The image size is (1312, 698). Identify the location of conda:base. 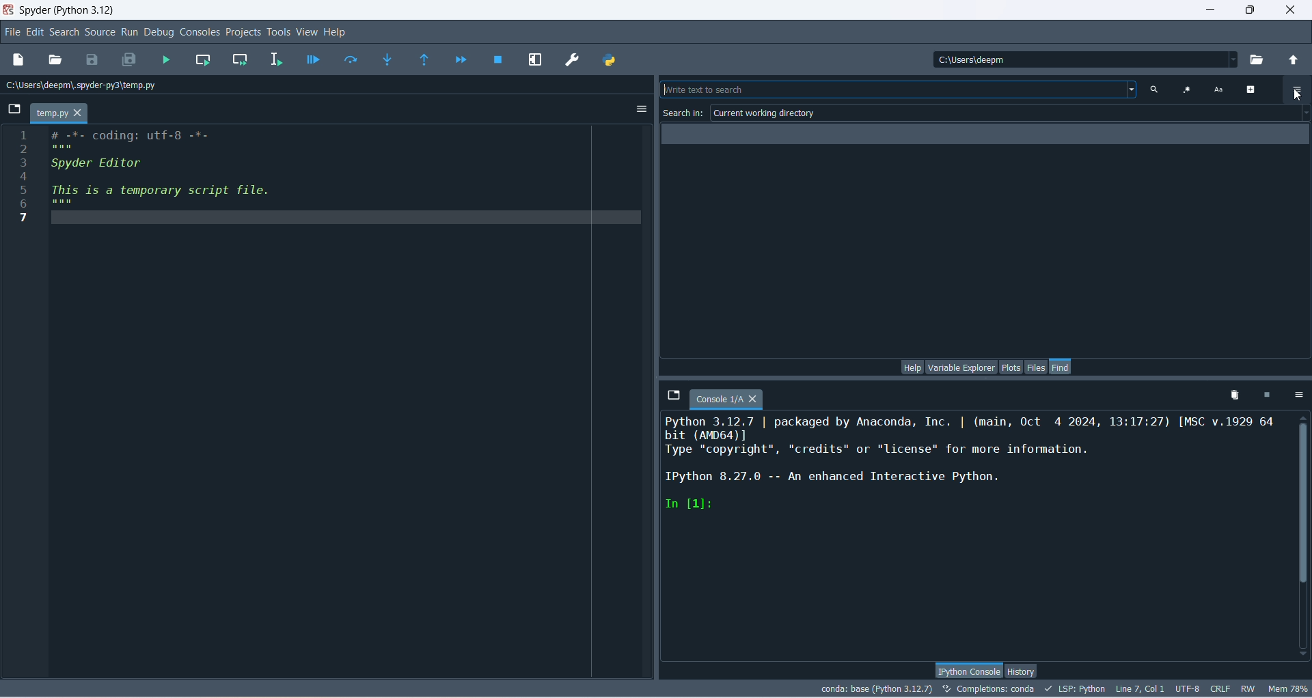
(877, 688).